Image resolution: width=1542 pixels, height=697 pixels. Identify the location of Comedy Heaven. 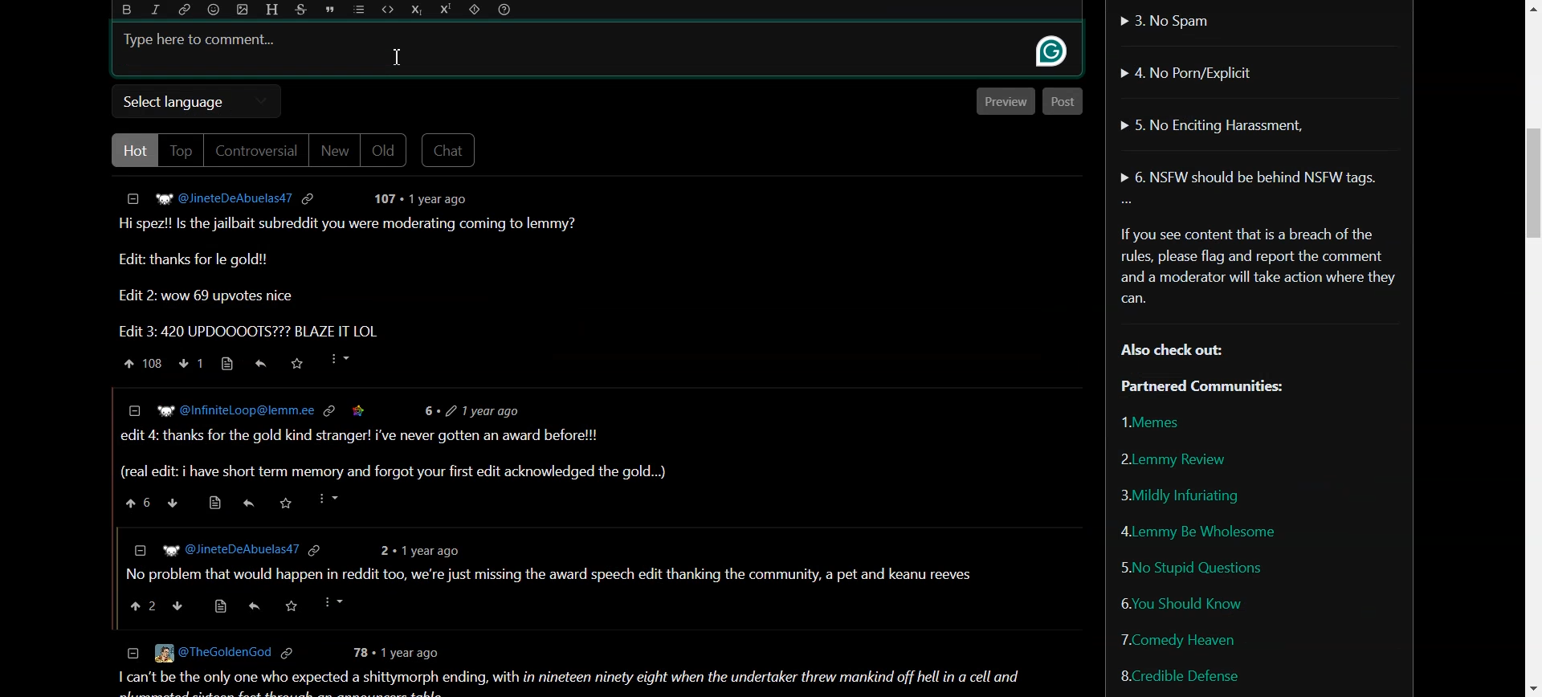
(1179, 638).